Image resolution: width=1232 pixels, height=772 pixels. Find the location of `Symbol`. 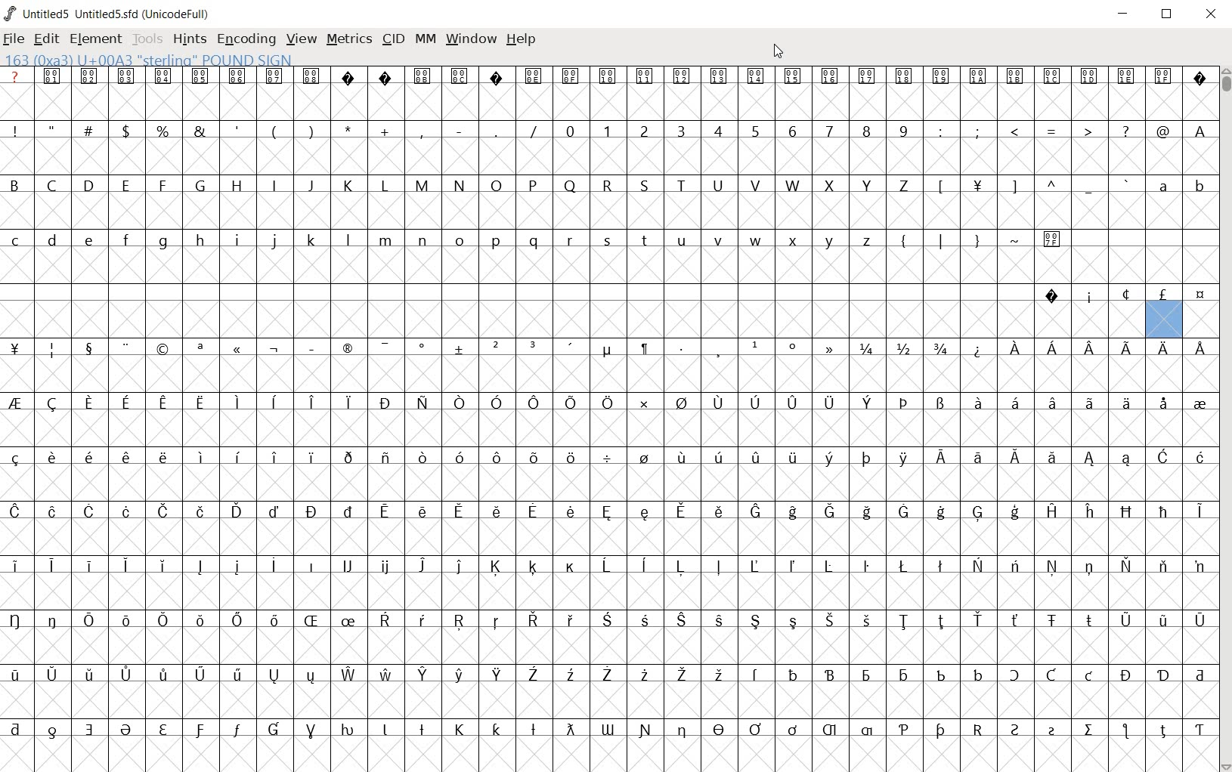

Symbol is located at coordinates (347, 403).